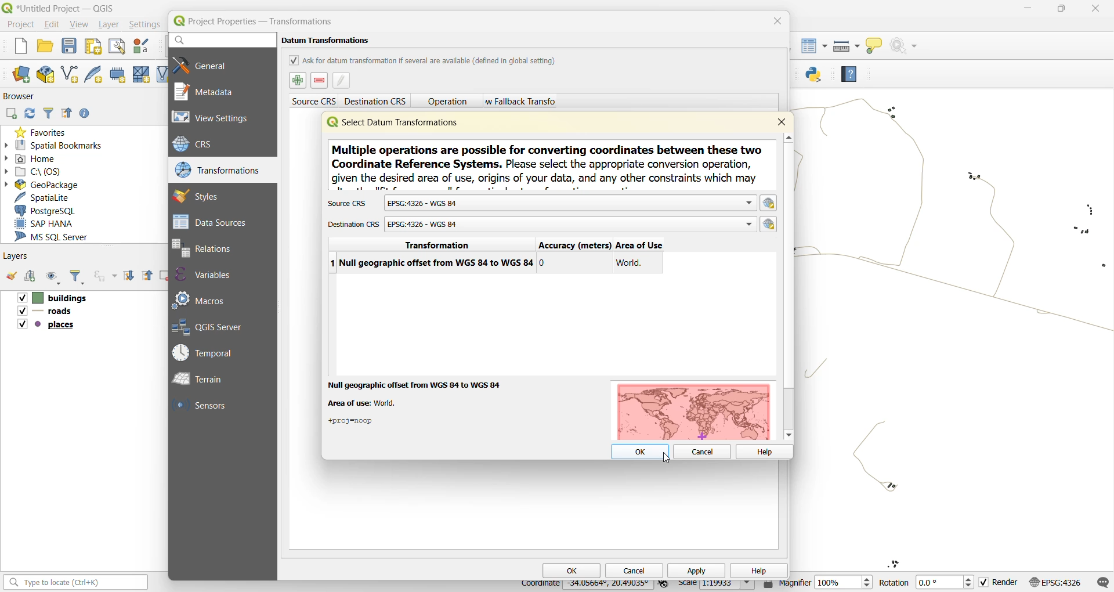 This screenshot has width=1114, height=592. I want to click on close, so click(777, 22).